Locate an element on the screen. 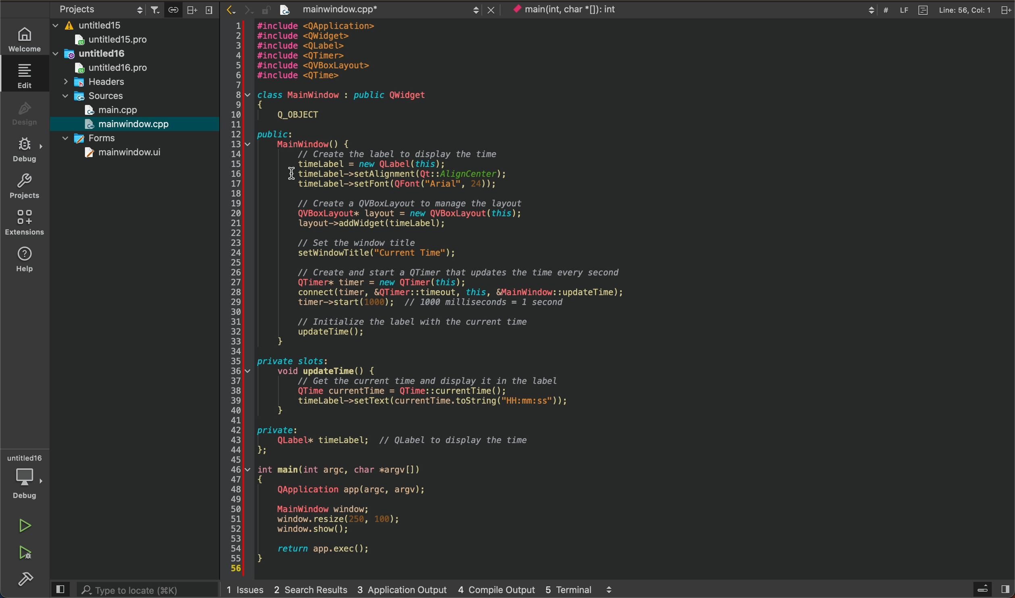 This screenshot has width=1015, height=598. WELCOME is located at coordinates (24, 38).